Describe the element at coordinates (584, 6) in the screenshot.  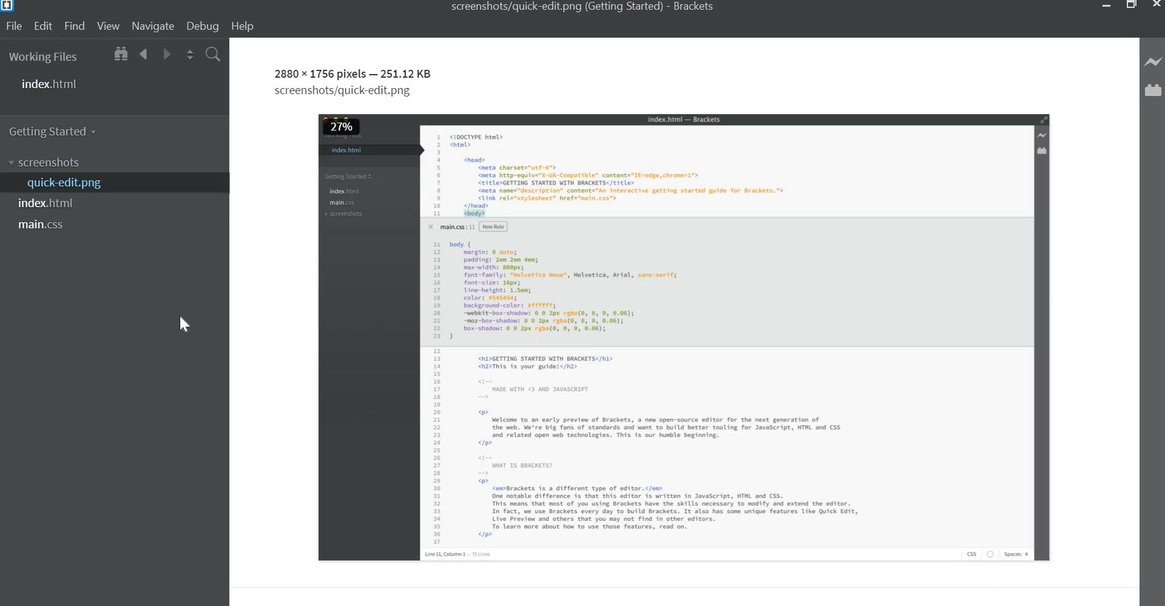
I see `screenshots/quick-edit.png (Getting Started) - Brackets` at that location.